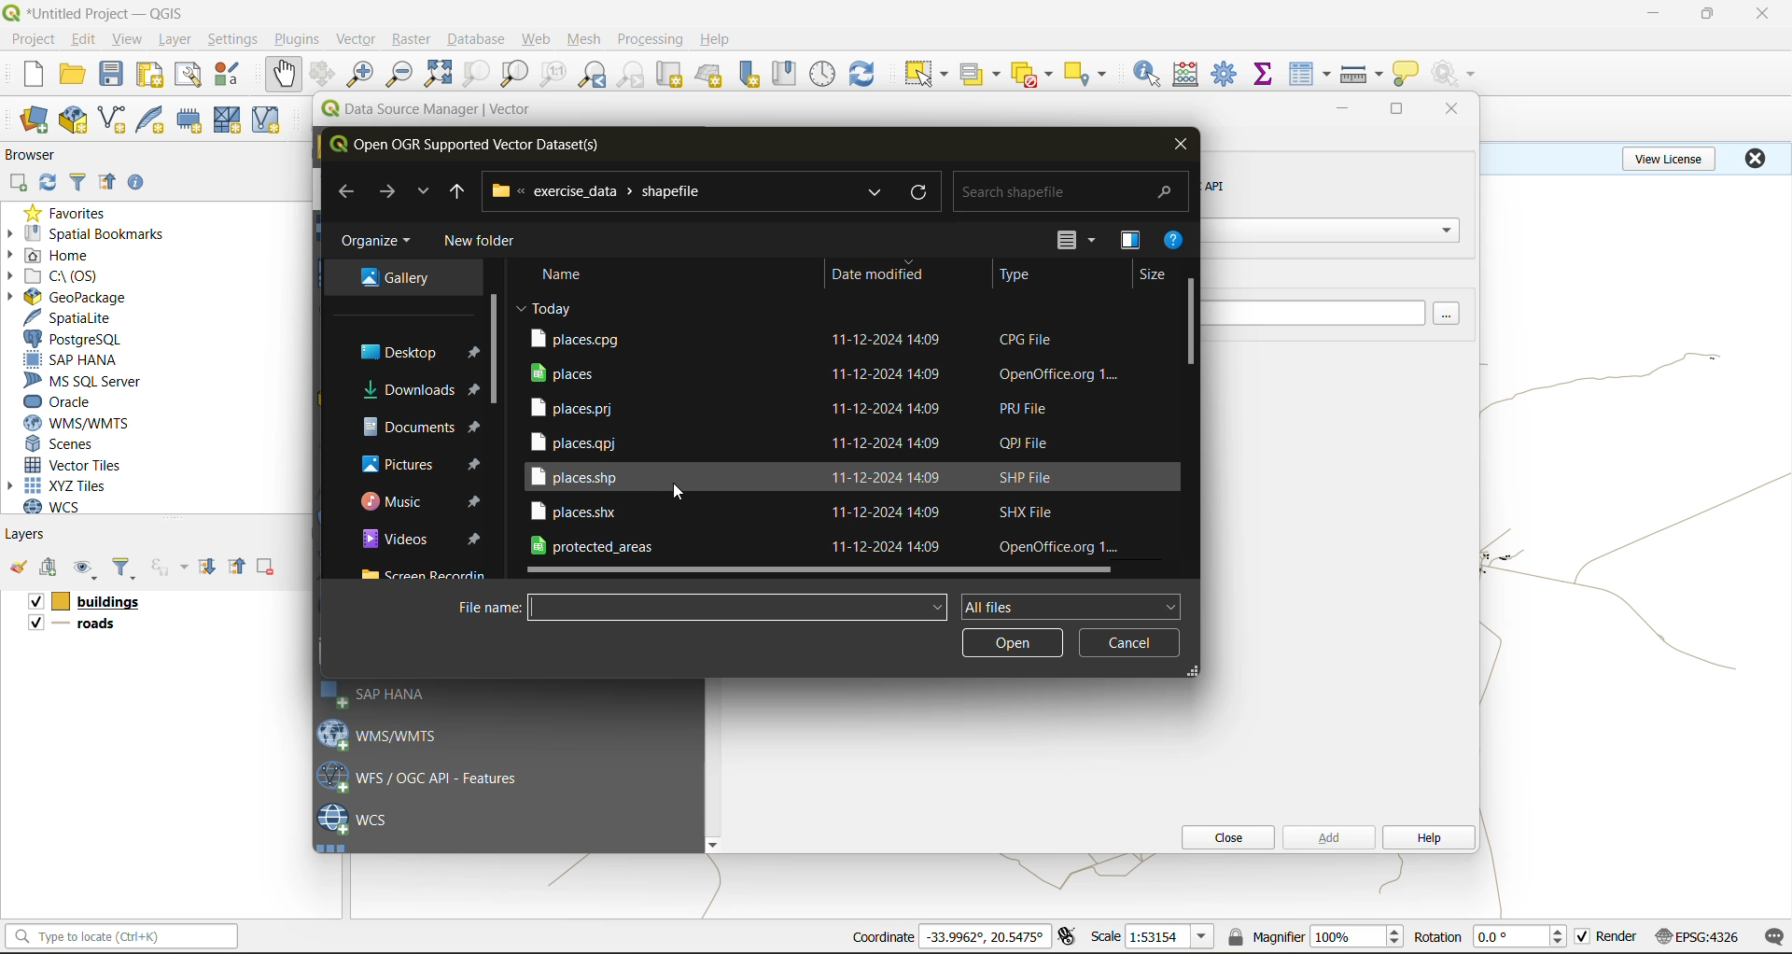 The image size is (1792, 954). I want to click on database, so click(482, 42).